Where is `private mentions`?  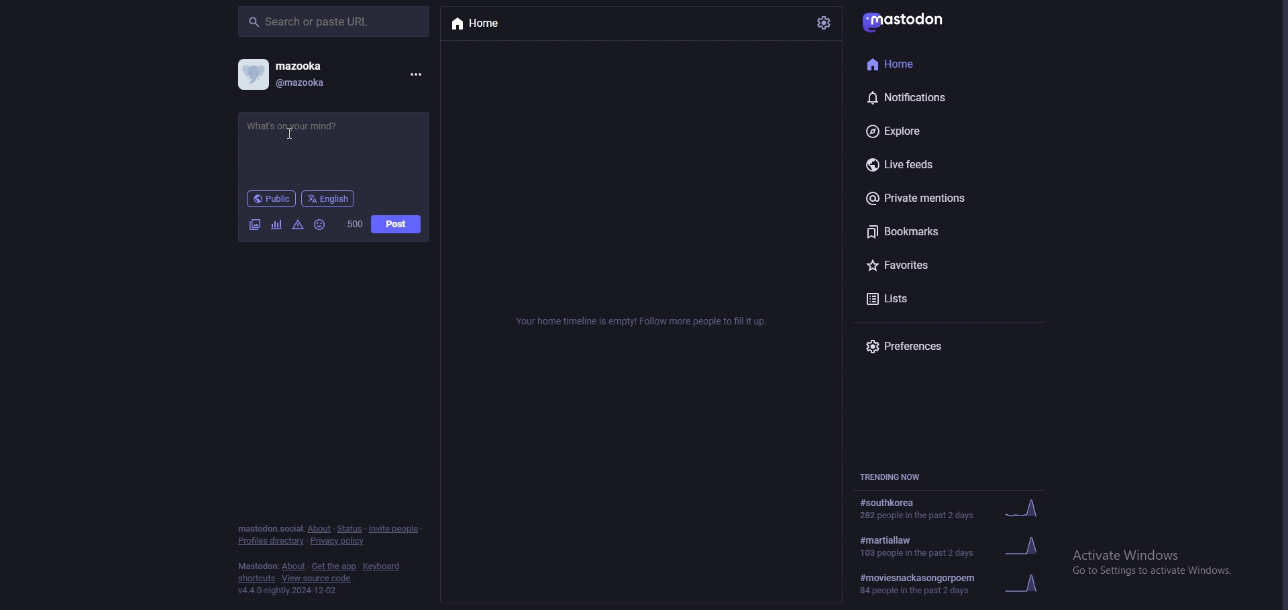
private mentions is located at coordinates (936, 200).